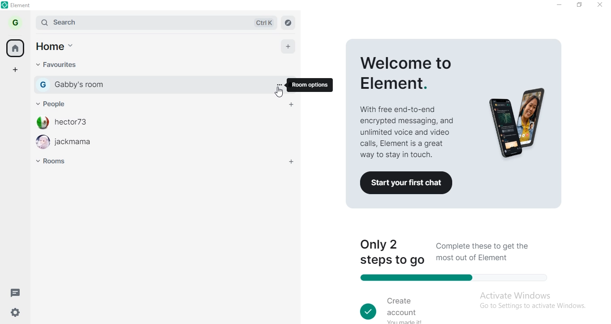  Describe the element at coordinates (17, 48) in the screenshot. I see `home` at that location.